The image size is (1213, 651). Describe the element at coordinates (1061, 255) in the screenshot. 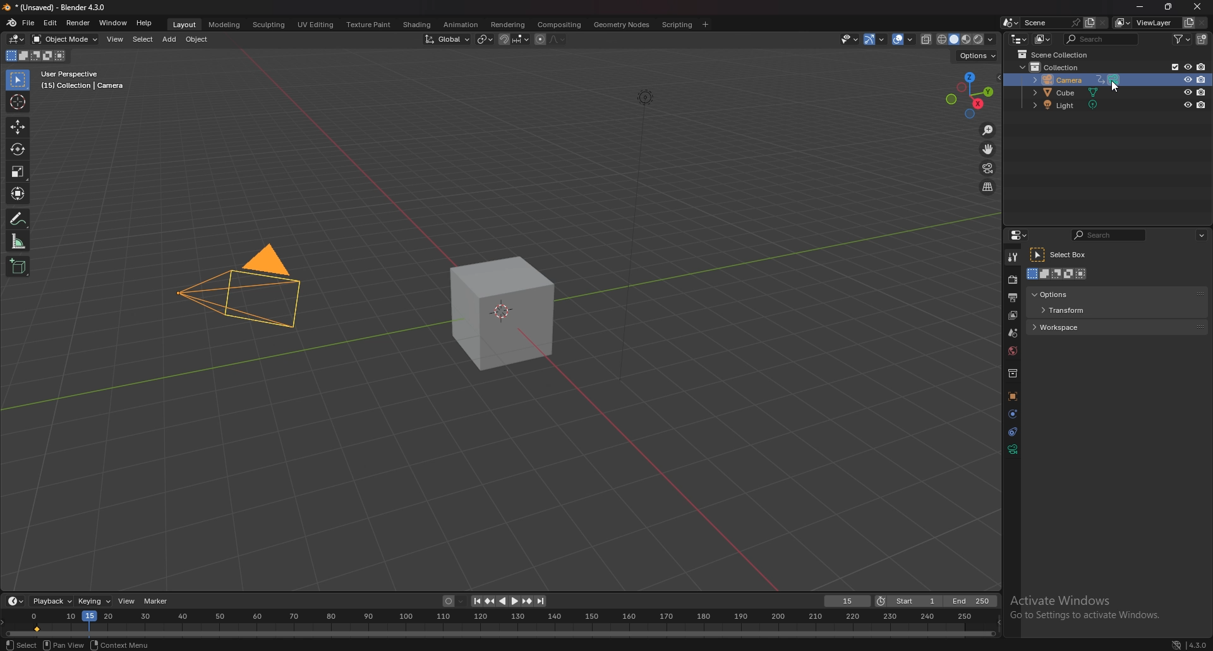

I see `select box` at that location.